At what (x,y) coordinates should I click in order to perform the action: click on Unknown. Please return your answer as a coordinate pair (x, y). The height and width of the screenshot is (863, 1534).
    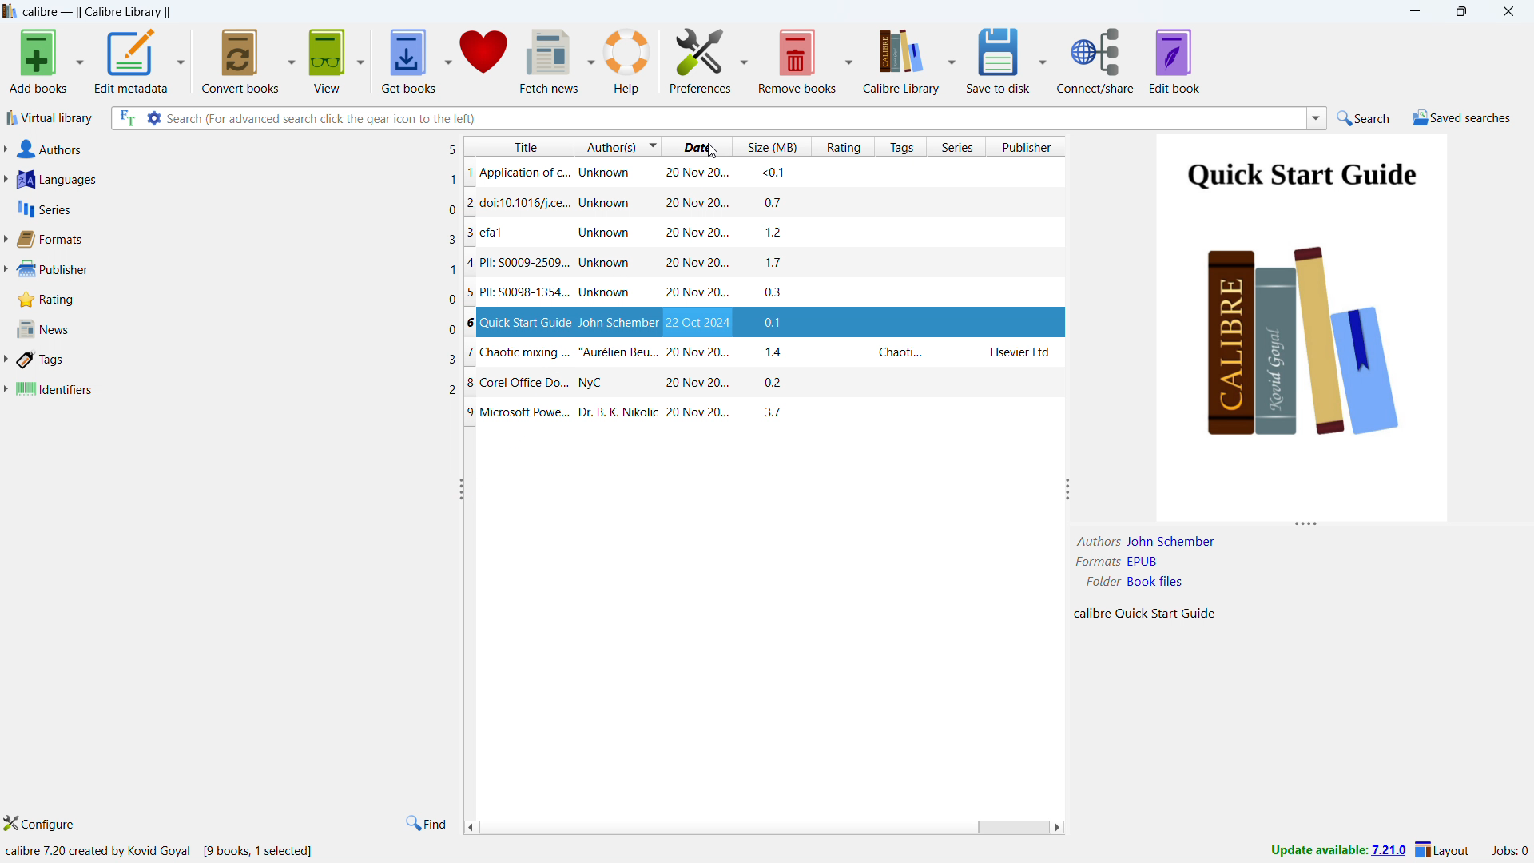
    Looking at the image, I should click on (613, 172).